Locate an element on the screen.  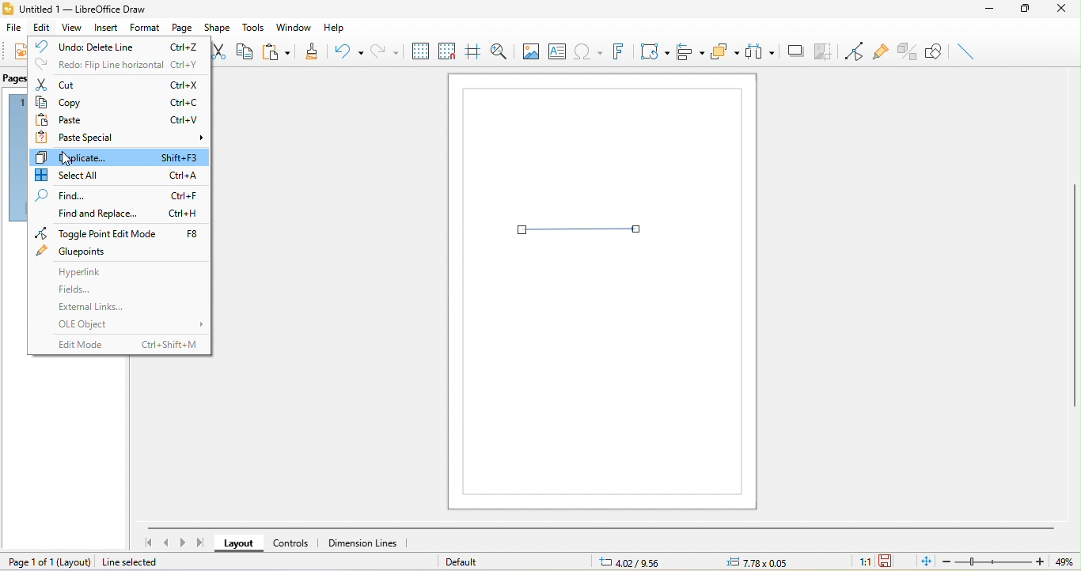
page is located at coordinates (183, 26).